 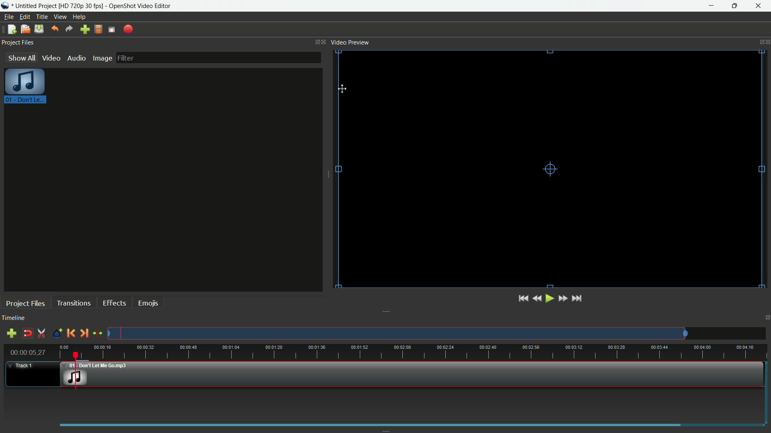 I want to click on project files, so click(x=25, y=303).